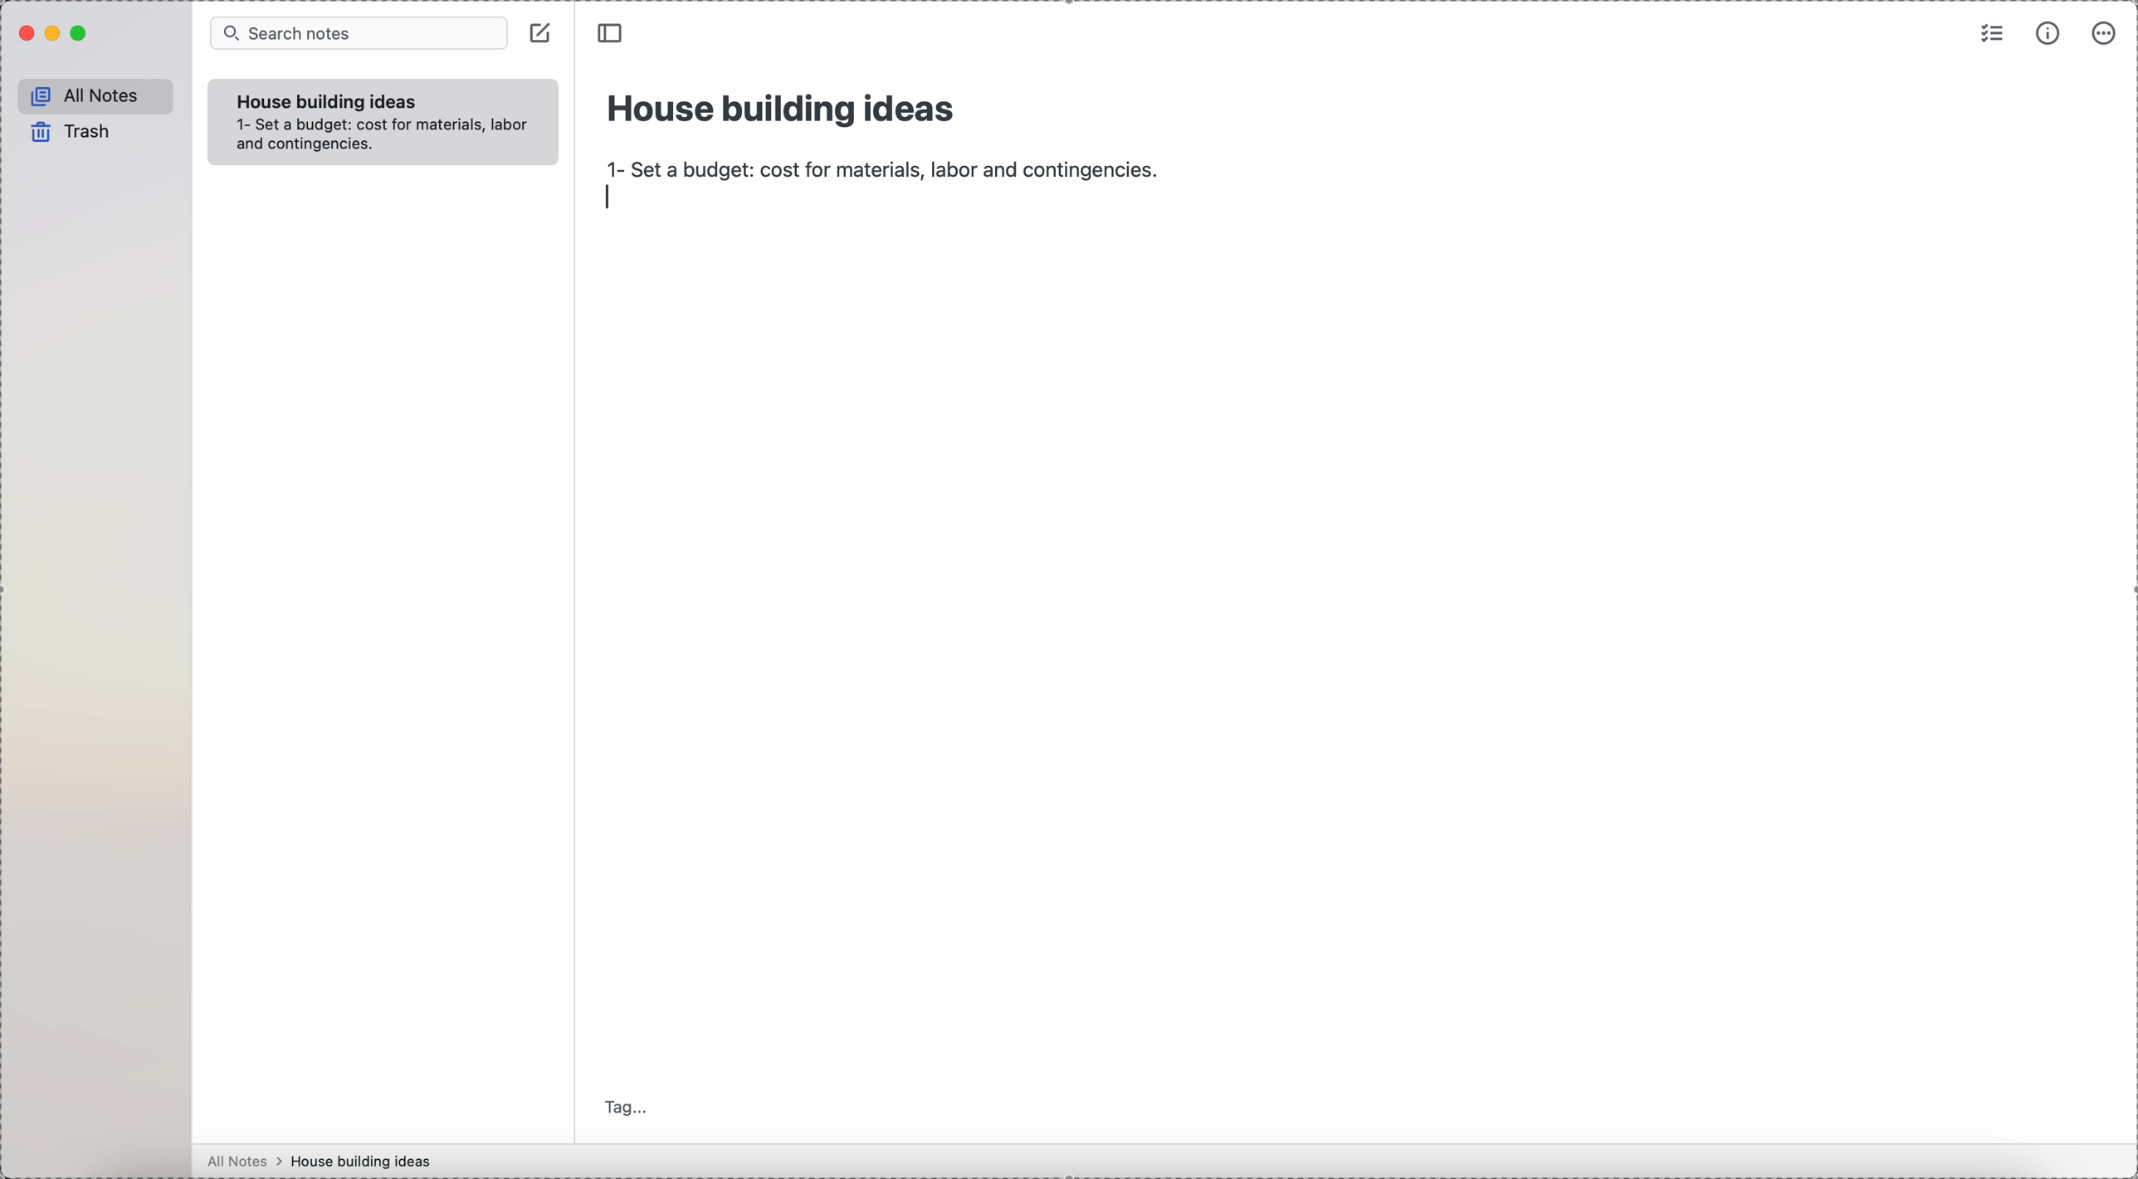 This screenshot has height=1179, width=2138. Describe the element at coordinates (783, 106) in the screenshot. I see `house building ideas` at that location.